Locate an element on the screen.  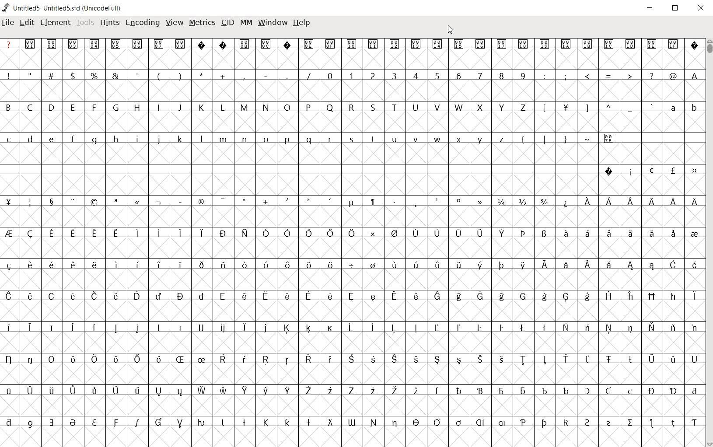
Symbol is located at coordinates (266, 328).